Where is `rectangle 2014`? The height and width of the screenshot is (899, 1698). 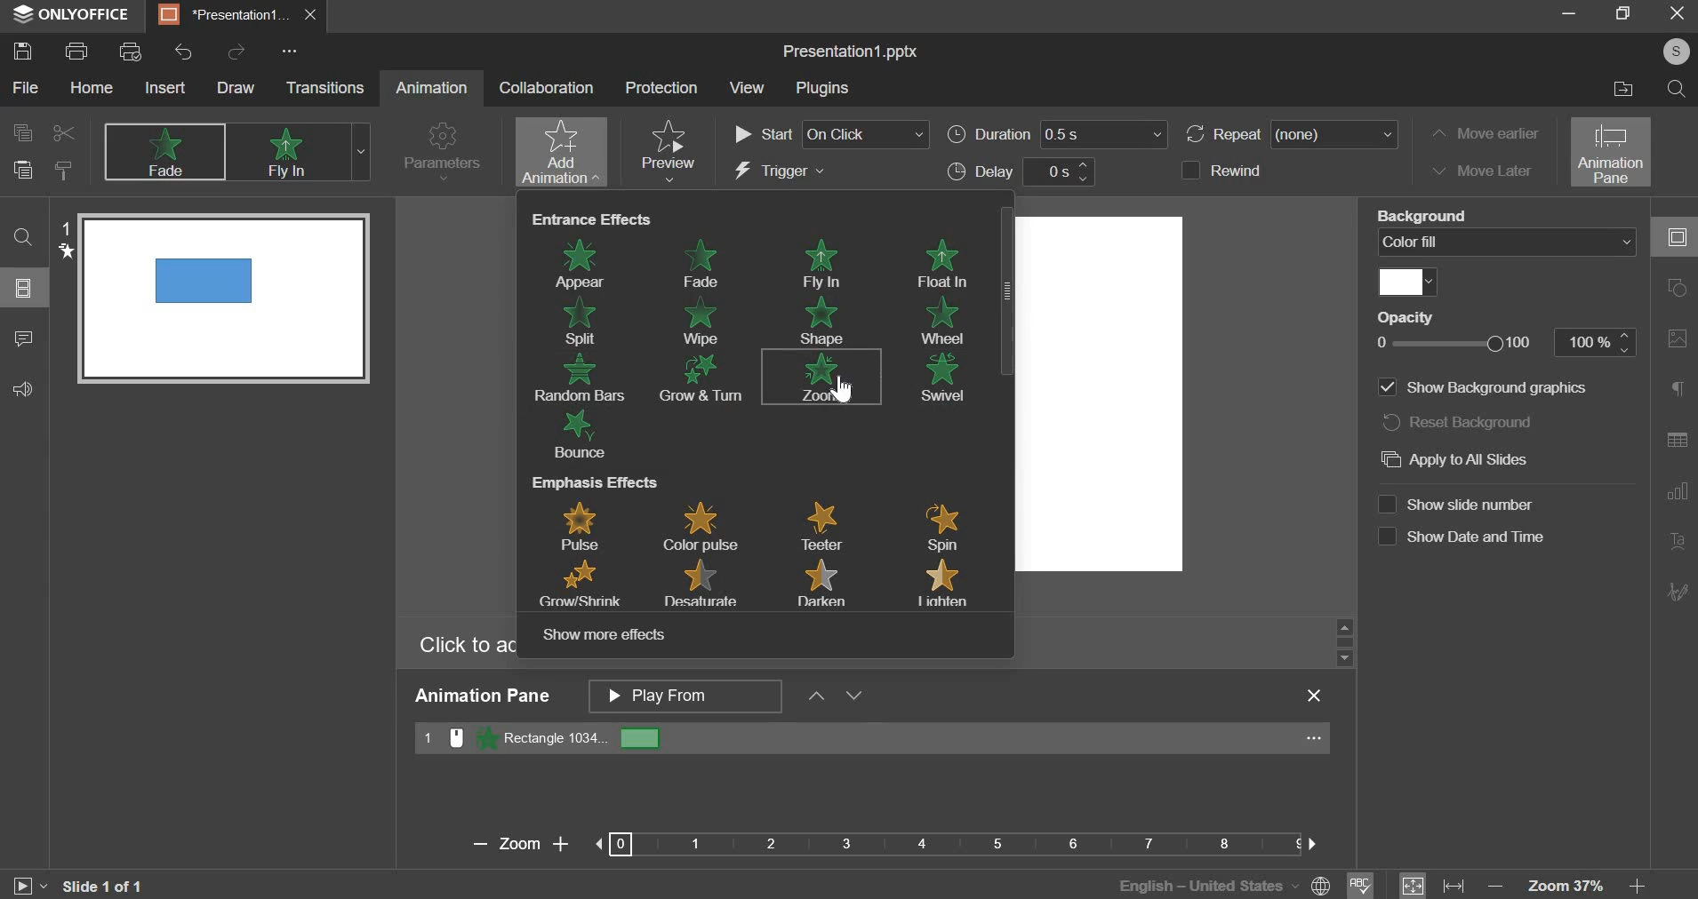
rectangle 2014 is located at coordinates (844, 738).